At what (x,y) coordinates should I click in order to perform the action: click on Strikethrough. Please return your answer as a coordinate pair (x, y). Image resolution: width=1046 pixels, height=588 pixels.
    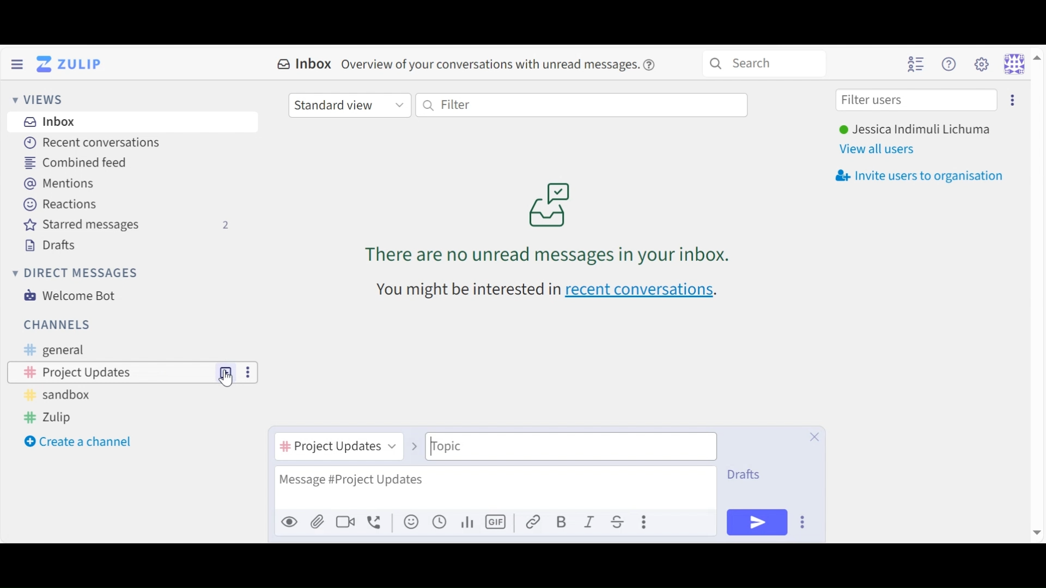
    Looking at the image, I should click on (619, 522).